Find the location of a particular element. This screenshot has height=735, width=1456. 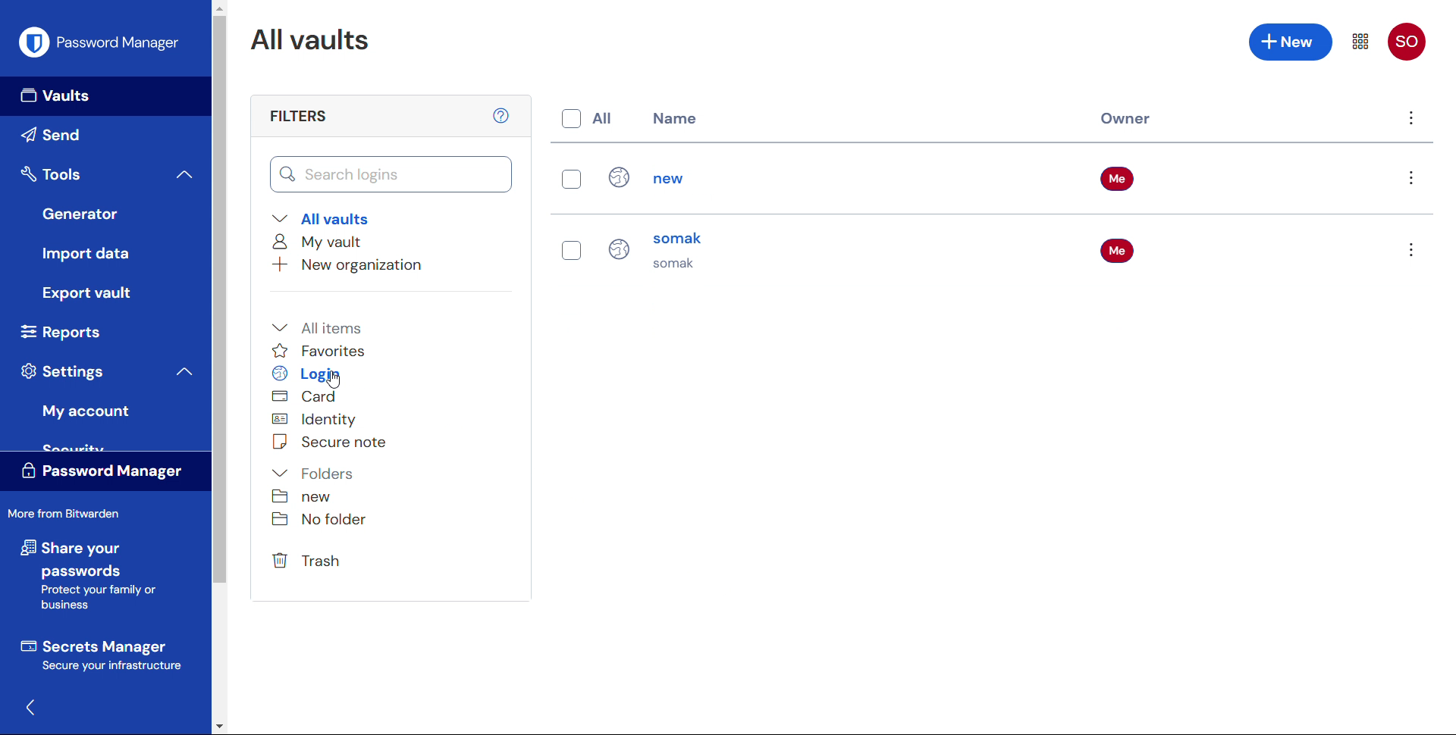

Collapse settings menu  is located at coordinates (182, 372).